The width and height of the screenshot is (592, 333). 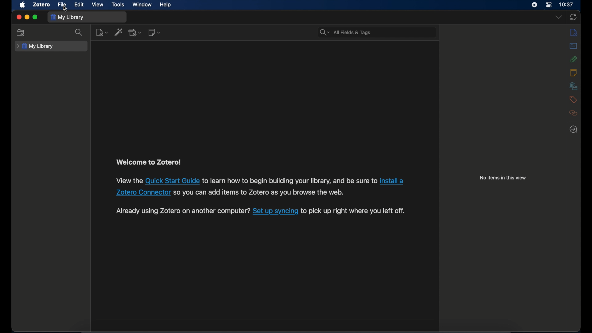 What do you see at coordinates (573, 46) in the screenshot?
I see `abstract` at bounding box center [573, 46].